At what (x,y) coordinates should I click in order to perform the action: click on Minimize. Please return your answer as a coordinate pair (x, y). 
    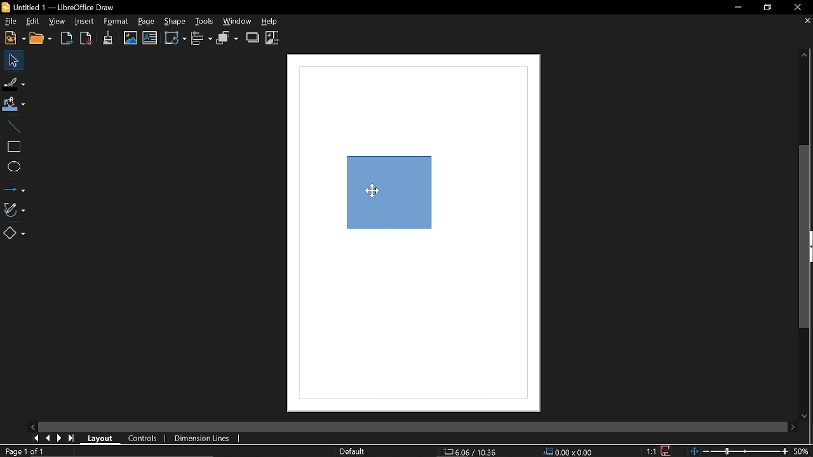
    Looking at the image, I should click on (737, 7).